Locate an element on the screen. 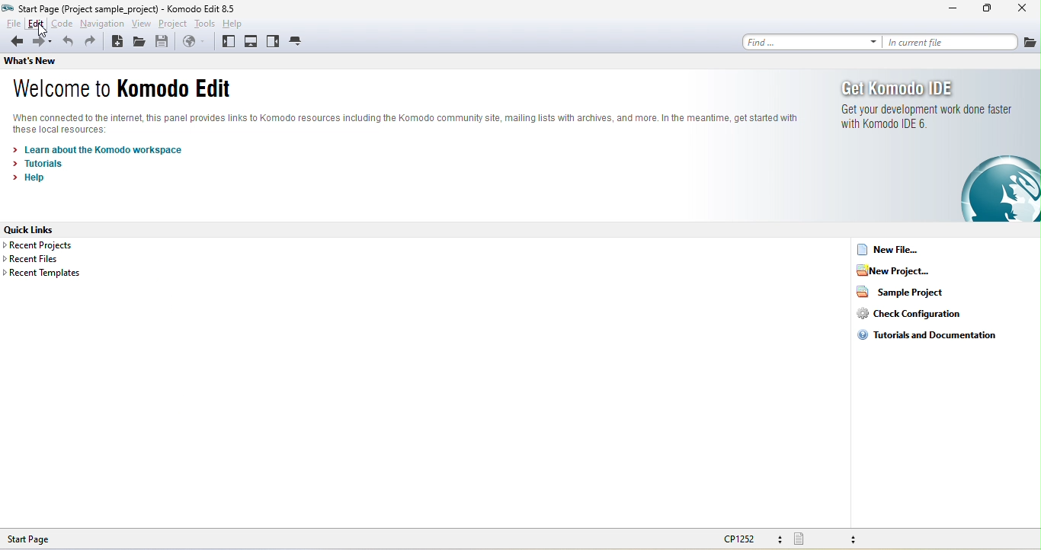  komodo edit logo is located at coordinates (1001, 188).